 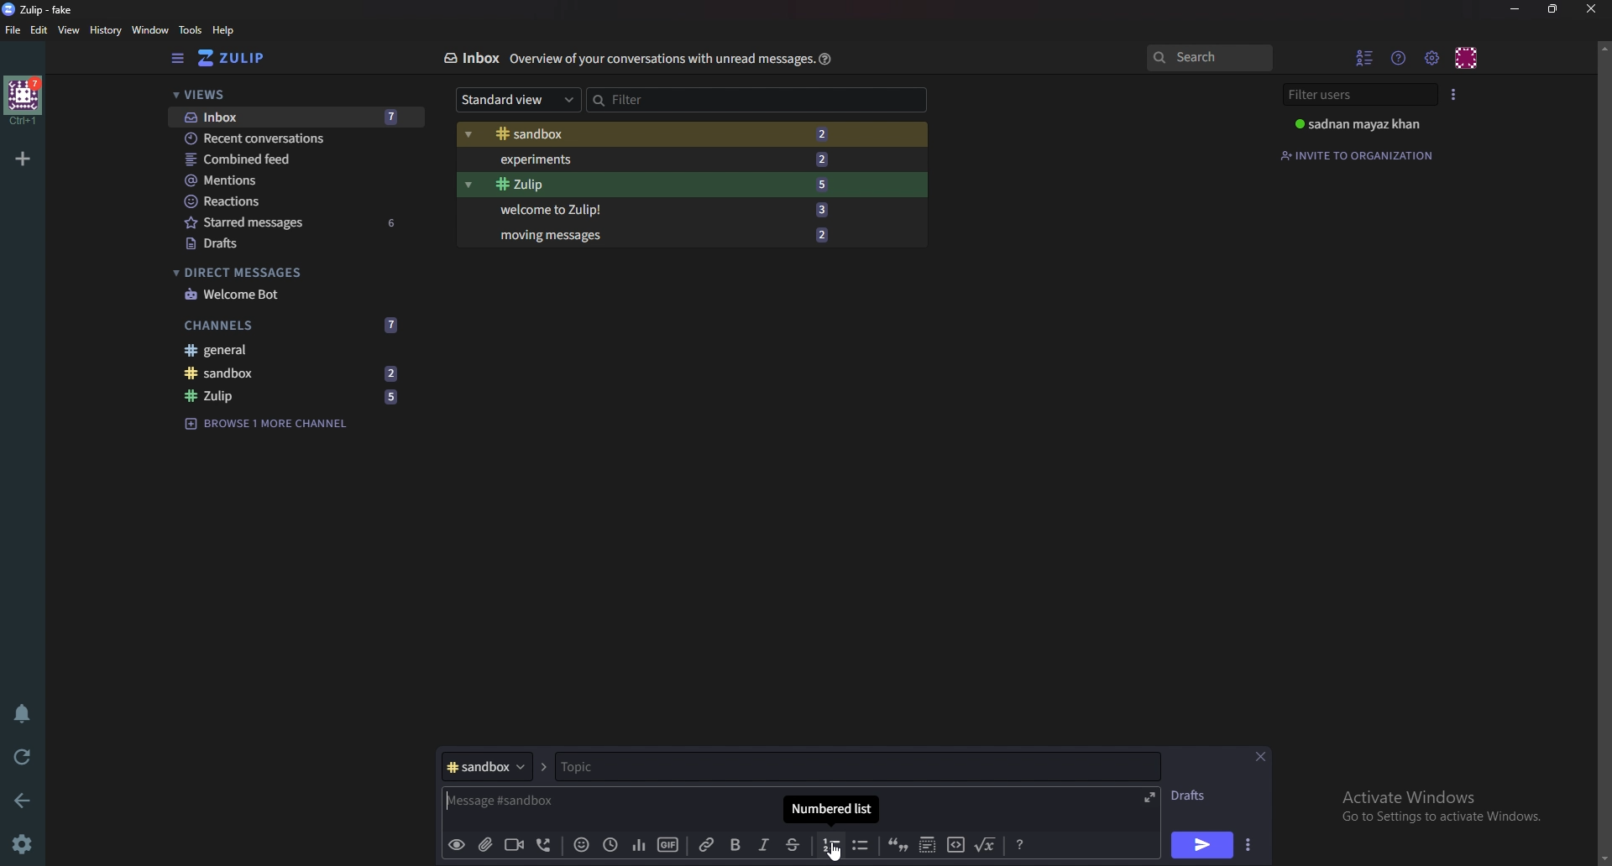 What do you see at coordinates (296, 373) in the screenshot?
I see `sandbox` at bounding box center [296, 373].